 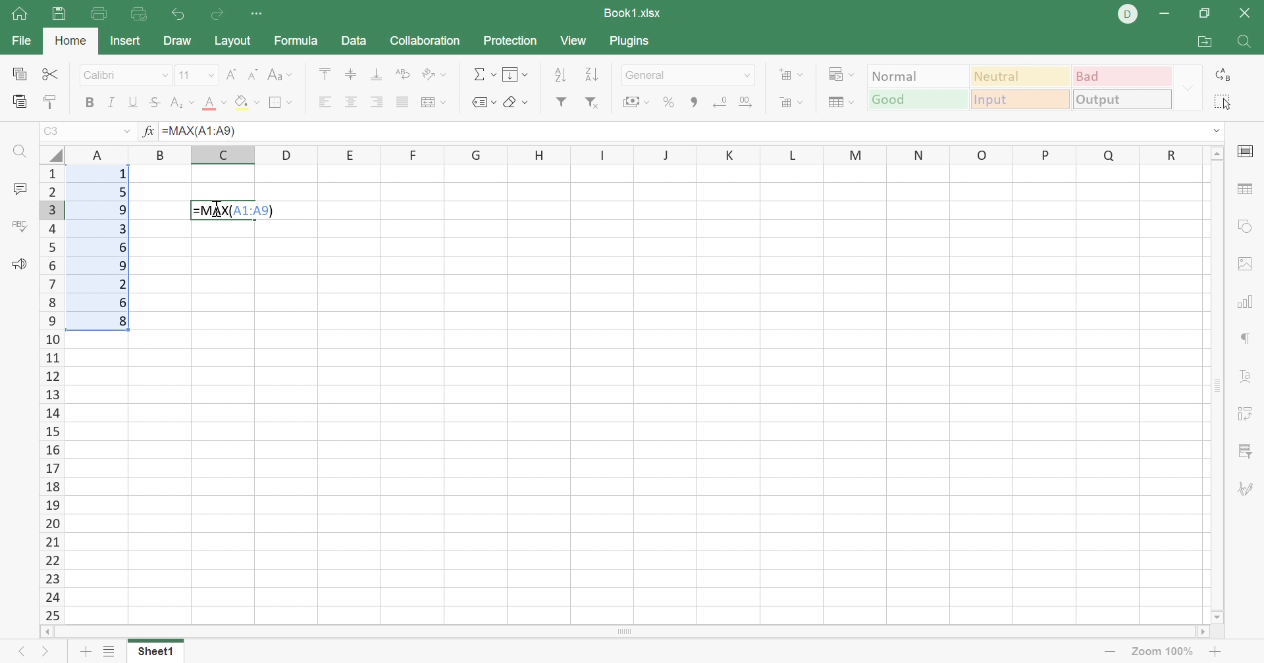 I want to click on Find, so click(x=20, y=153).